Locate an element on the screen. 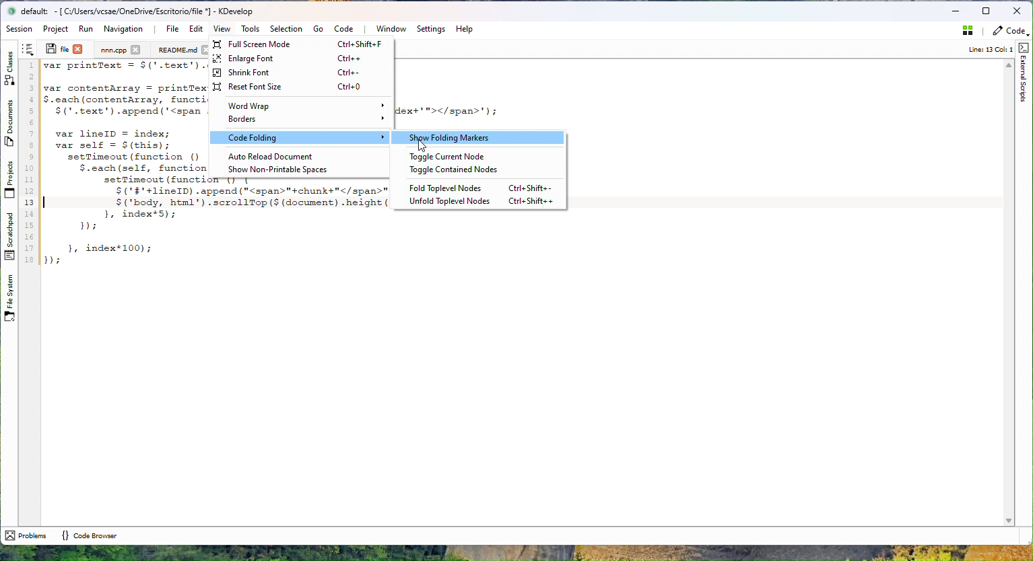  close is located at coordinates (78, 48).